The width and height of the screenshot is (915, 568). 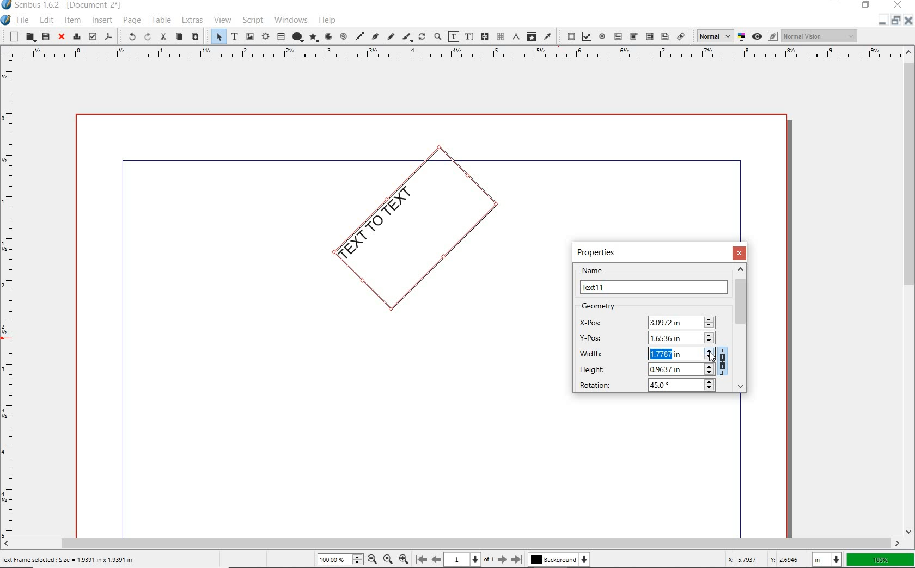 What do you see at coordinates (76, 37) in the screenshot?
I see `print` at bounding box center [76, 37].